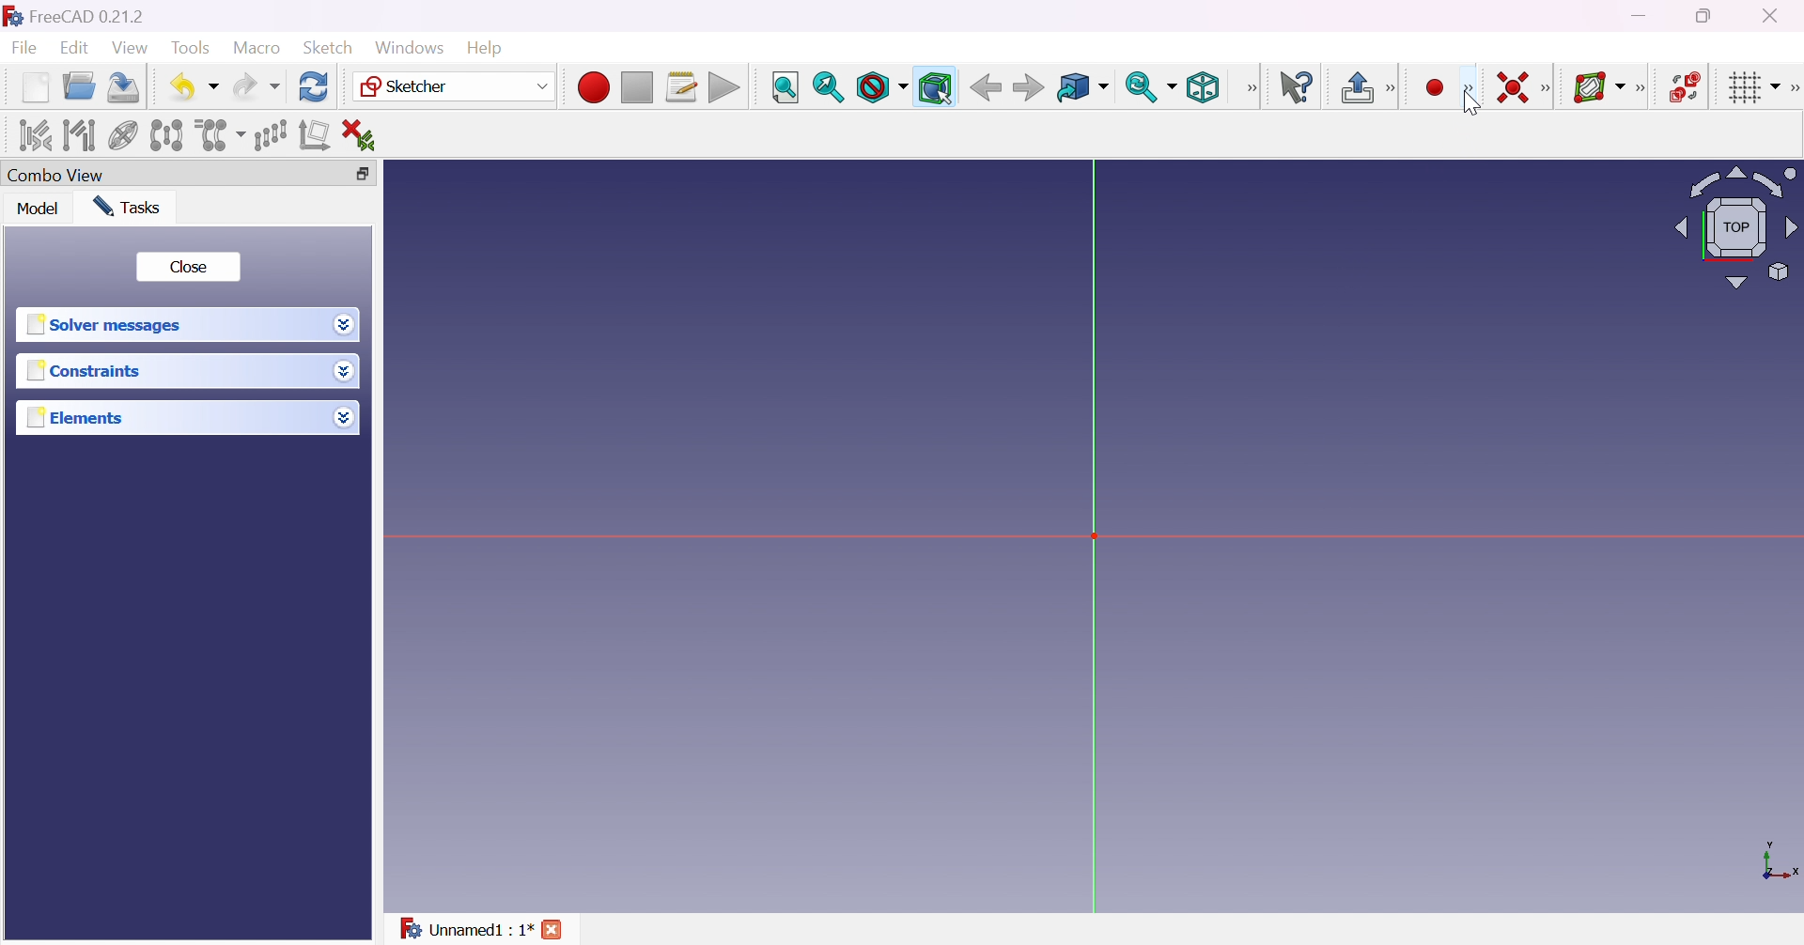  I want to click on Tasks, so click(126, 206).